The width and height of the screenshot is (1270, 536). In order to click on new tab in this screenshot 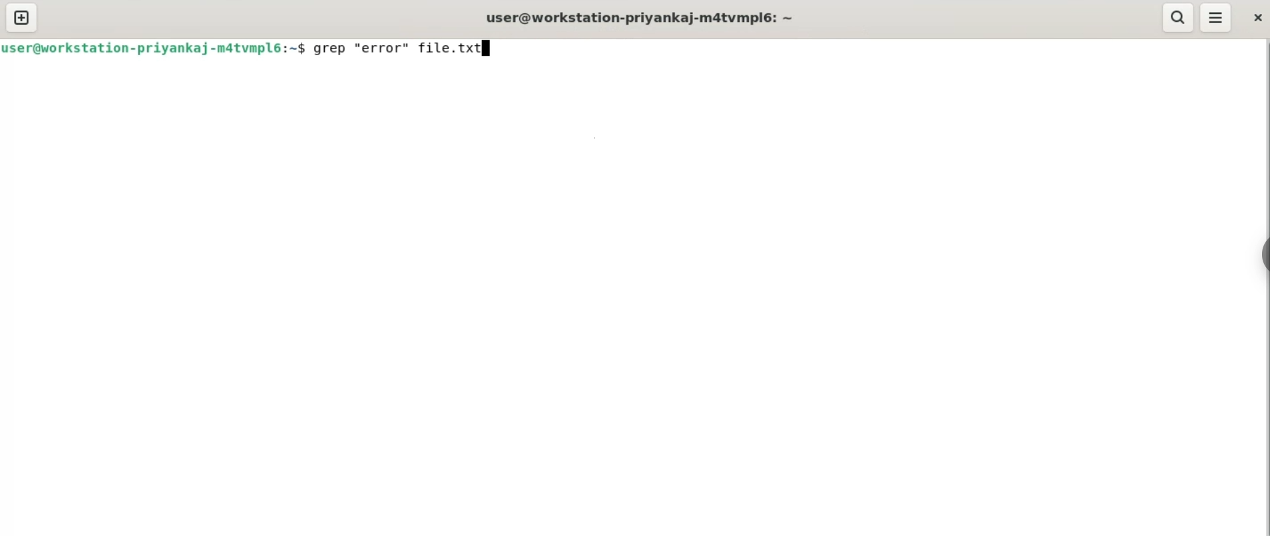, I will do `click(22, 19)`.